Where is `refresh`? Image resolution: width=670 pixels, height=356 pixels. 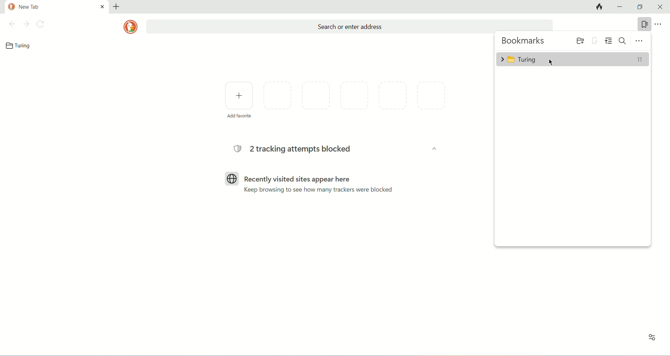 refresh is located at coordinates (41, 24).